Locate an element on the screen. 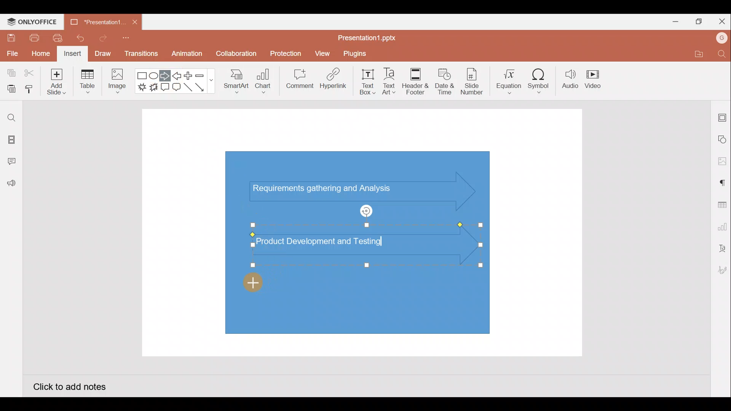  Presentation1. is located at coordinates (97, 22).